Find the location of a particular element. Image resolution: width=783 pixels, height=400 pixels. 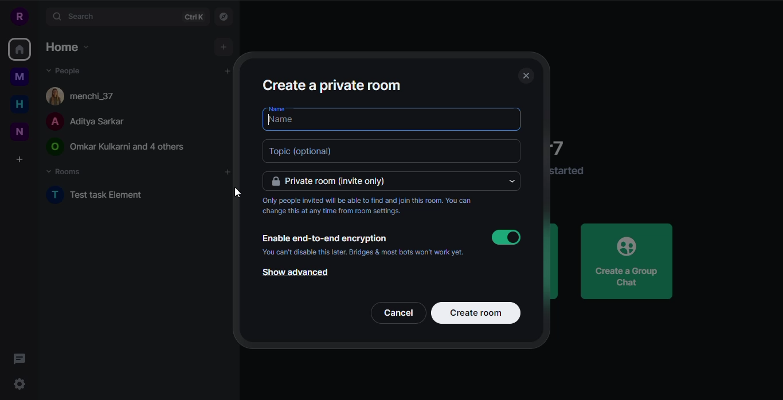

rooms is located at coordinates (65, 172).